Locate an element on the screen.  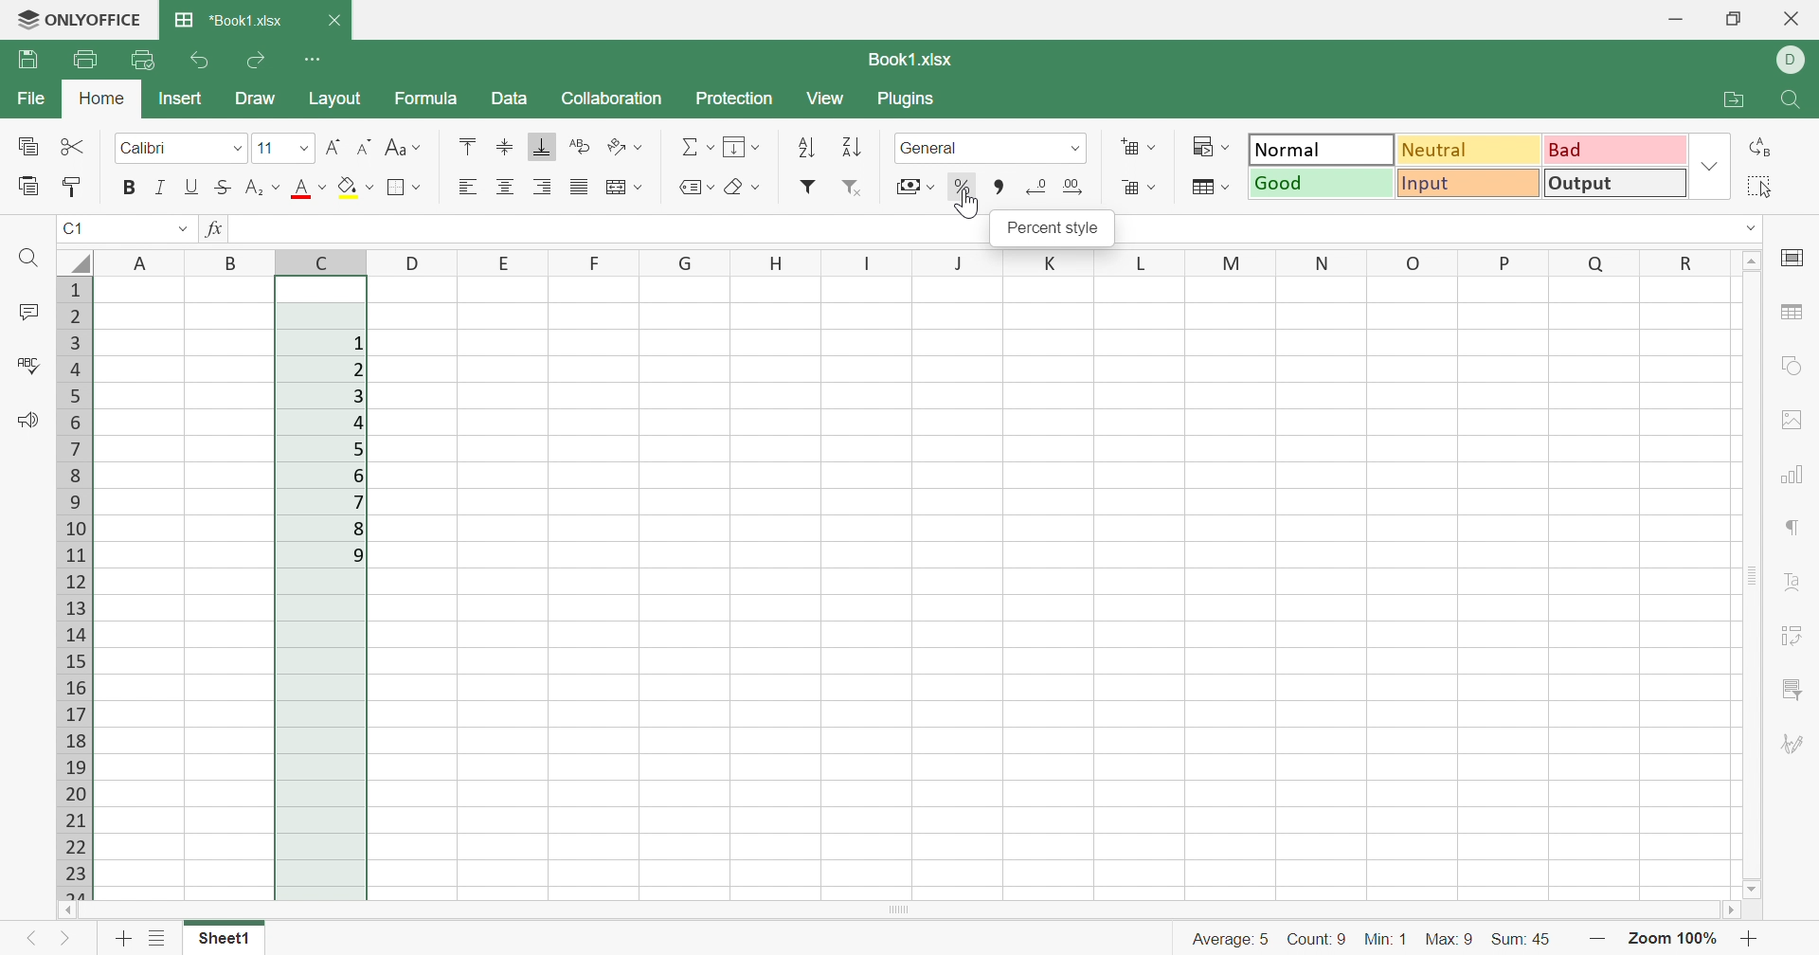
Align Top is located at coordinates (468, 145).